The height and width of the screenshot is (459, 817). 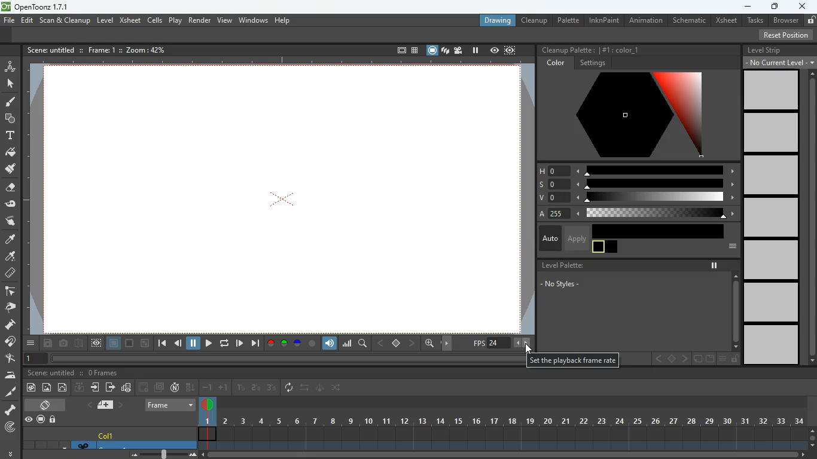 What do you see at coordinates (159, 387) in the screenshot?
I see `multiscreen` at bounding box center [159, 387].